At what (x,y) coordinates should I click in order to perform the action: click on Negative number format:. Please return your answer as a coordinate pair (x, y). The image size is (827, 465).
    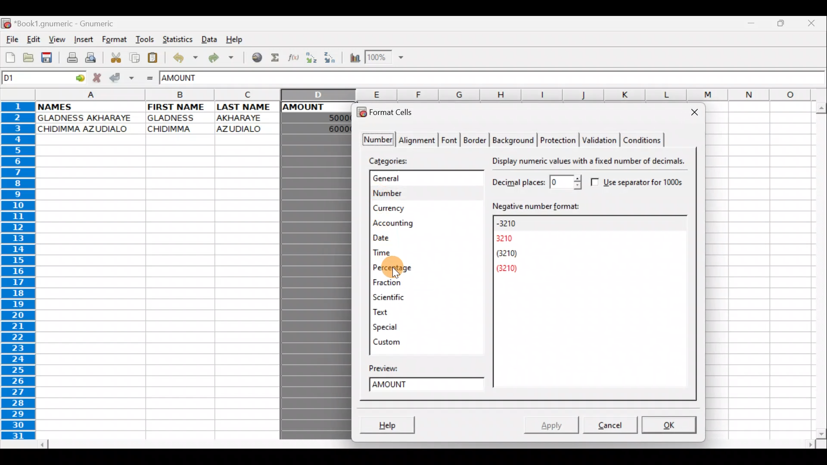
    Looking at the image, I should click on (588, 206).